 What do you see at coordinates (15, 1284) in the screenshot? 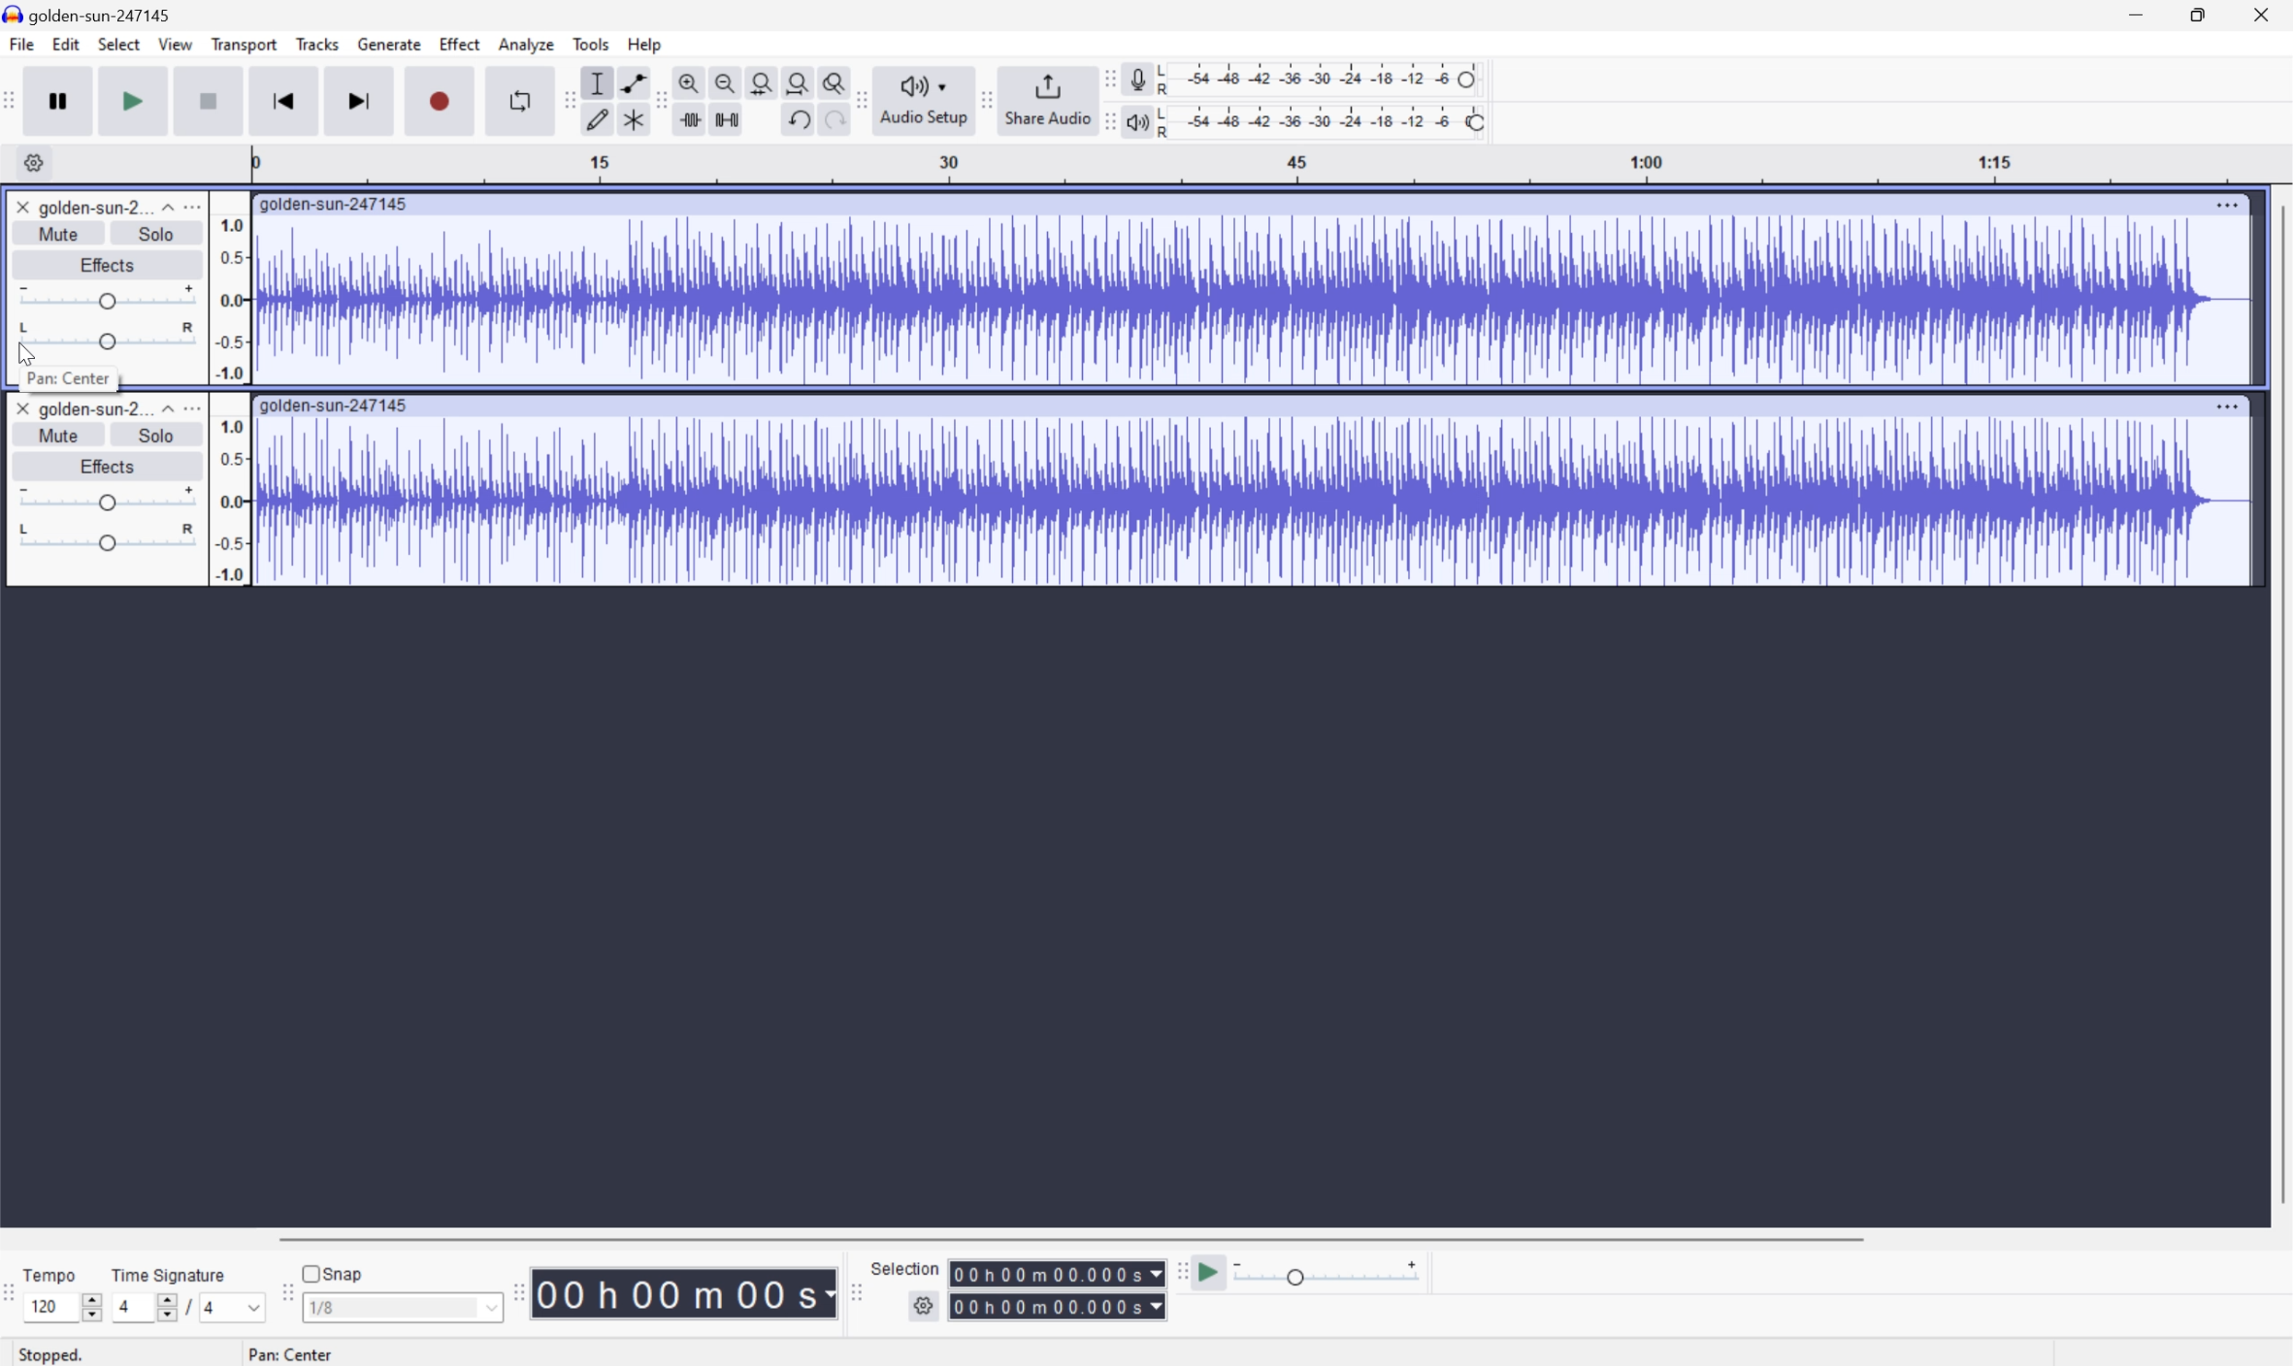
I see `Audacity Time signature toolbar` at bounding box center [15, 1284].